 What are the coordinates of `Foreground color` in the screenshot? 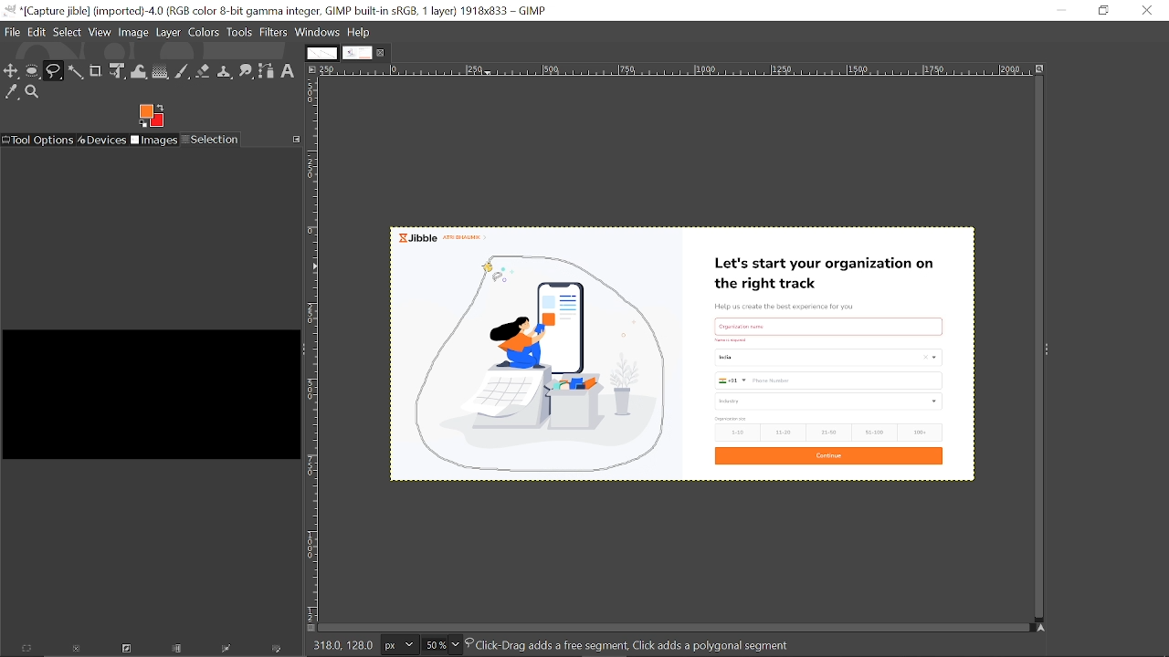 It's located at (153, 115).